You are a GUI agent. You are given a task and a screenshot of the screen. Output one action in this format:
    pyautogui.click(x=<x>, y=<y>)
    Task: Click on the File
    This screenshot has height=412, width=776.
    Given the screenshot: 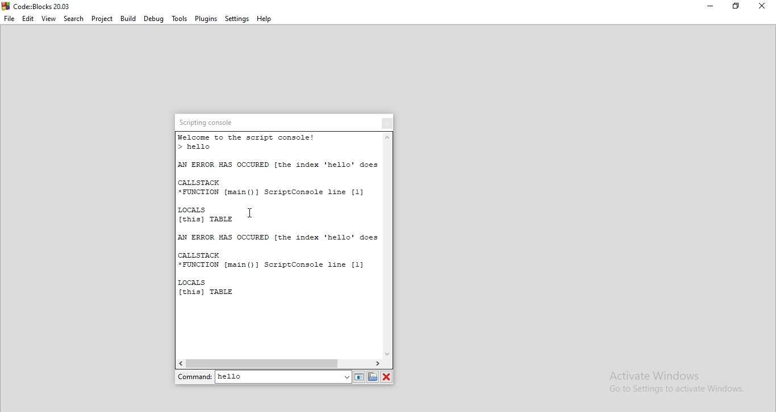 What is the action you would take?
    pyautogui.click(x=9, y=19)
    